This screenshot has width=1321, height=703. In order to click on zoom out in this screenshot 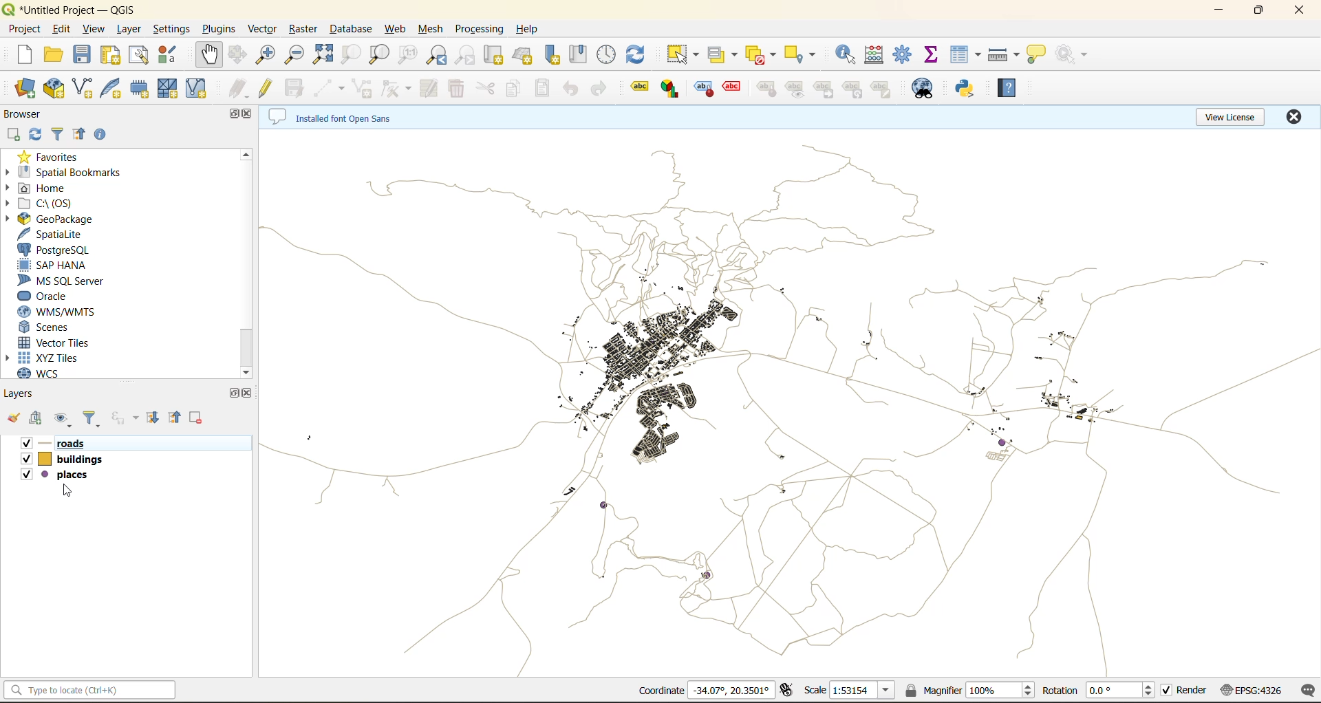, I will do `click(294, 57)`.